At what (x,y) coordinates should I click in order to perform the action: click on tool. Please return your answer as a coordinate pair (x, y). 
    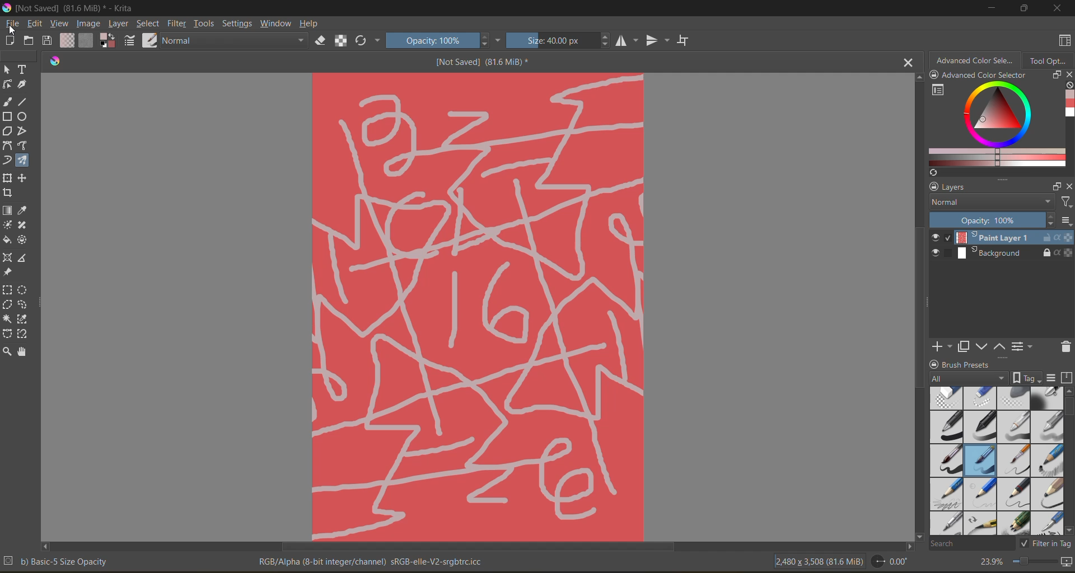
    Looking at the image, I should click on (7, 319).